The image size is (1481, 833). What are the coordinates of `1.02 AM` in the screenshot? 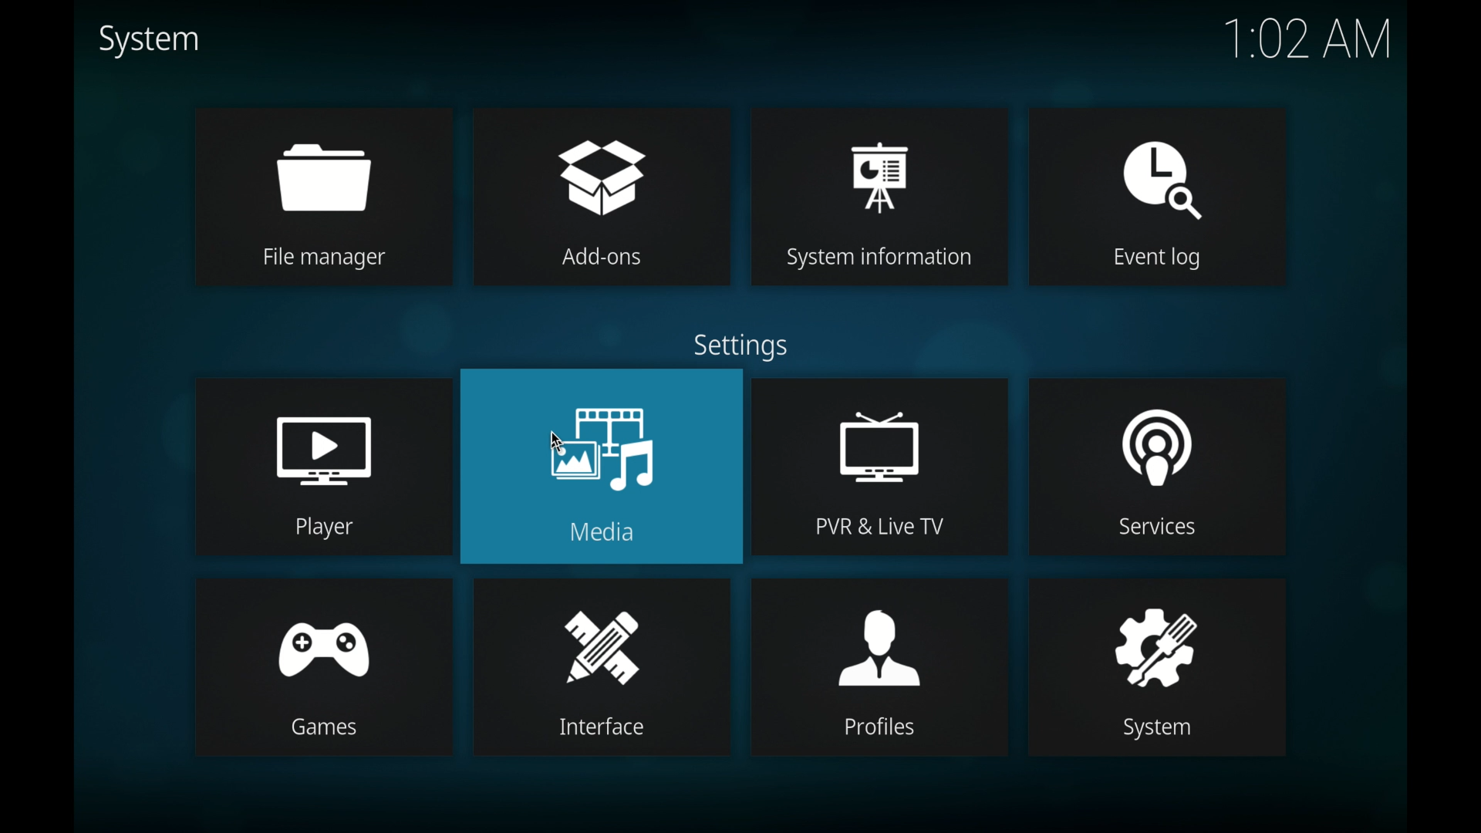 It's located at (1306, 42).